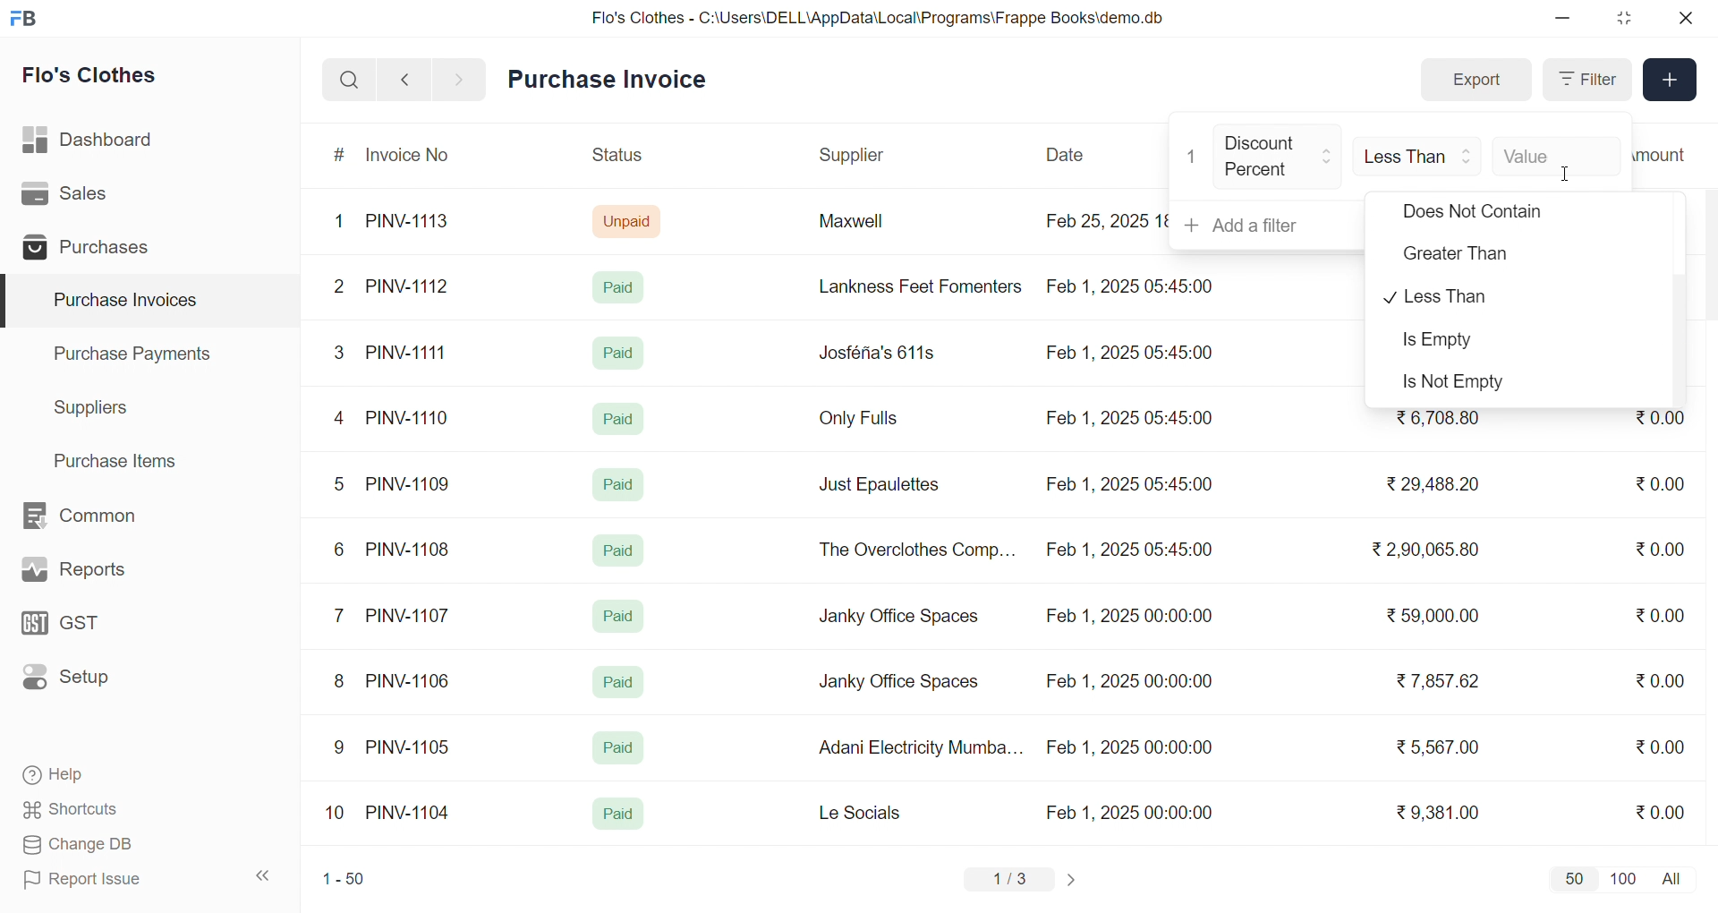  Describe the element at coordinates (408, 352) in the screenshot. I see `PINV-1111` at that location.